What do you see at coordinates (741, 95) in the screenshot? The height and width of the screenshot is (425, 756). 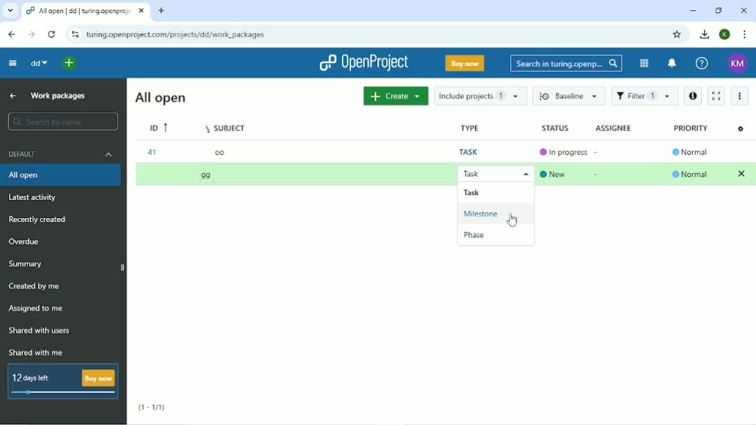 I see `More actions` at bounding box center [741, 95].